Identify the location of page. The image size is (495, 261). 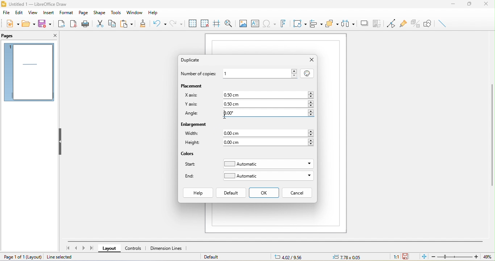
(84, 12).